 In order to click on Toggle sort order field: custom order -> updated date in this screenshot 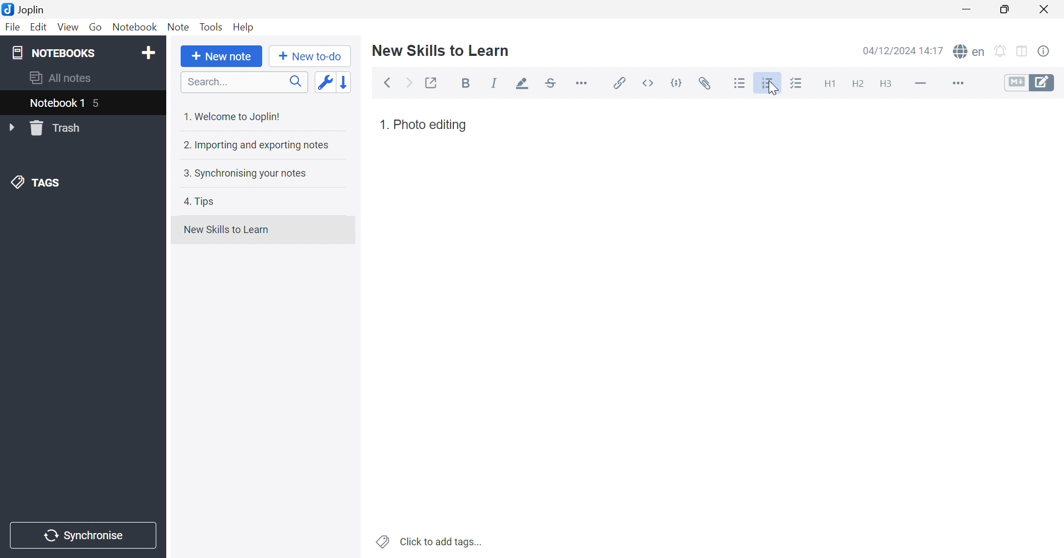, I will do `click(324, 81)`.